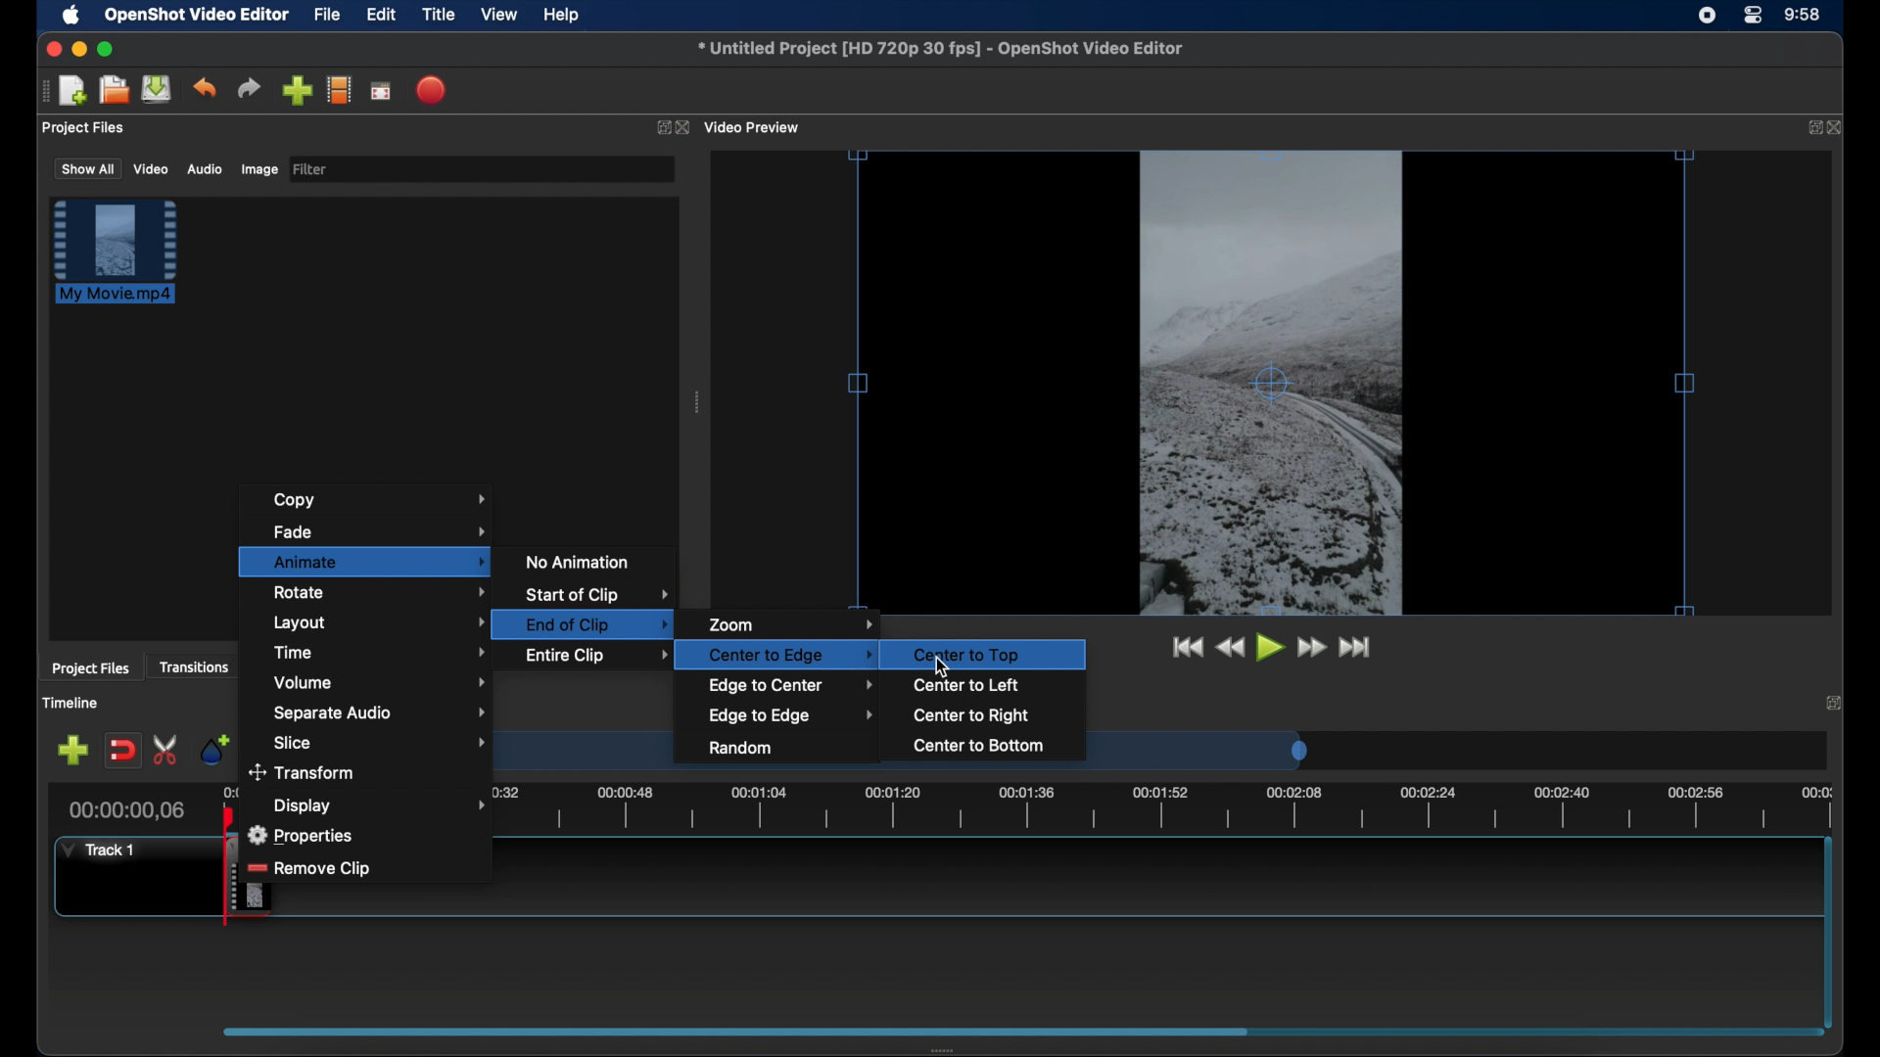 This screenshot has width=1880, height=1057. Describe the element at coordinates (579, 561) in the screenshot. I see `no animation` at that location.